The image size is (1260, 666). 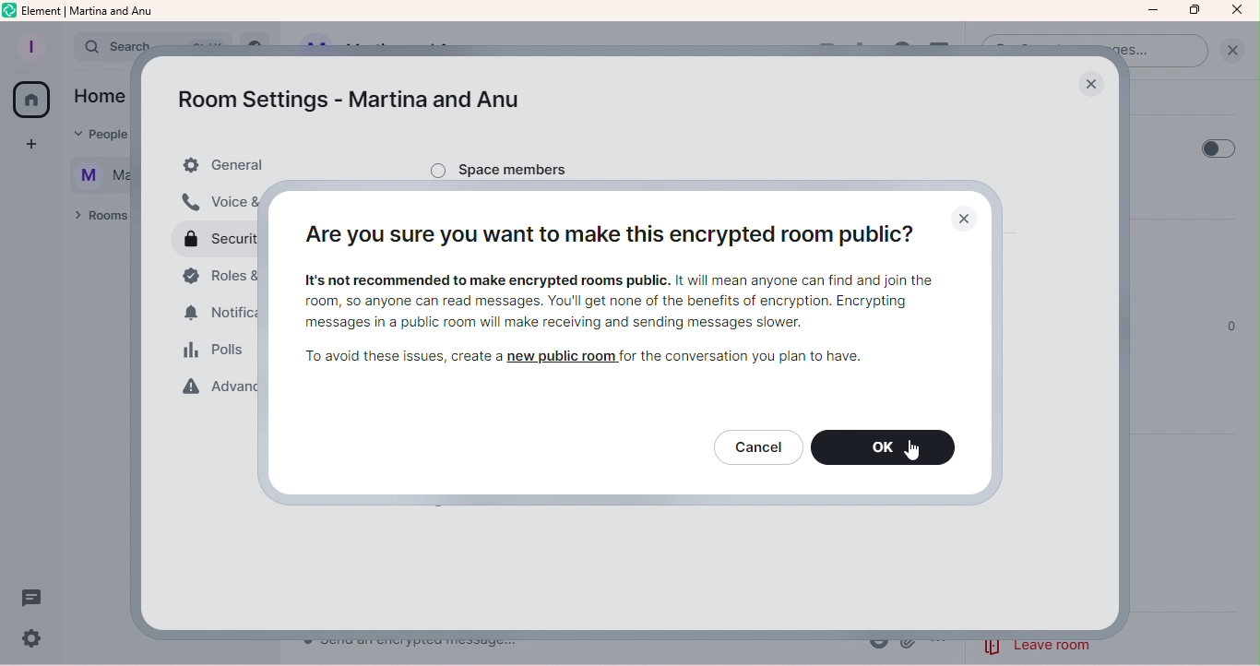 What do you see at coordinates (30, 48) in the screenshot?
I see `Profile` at bounding box center [30, 48].